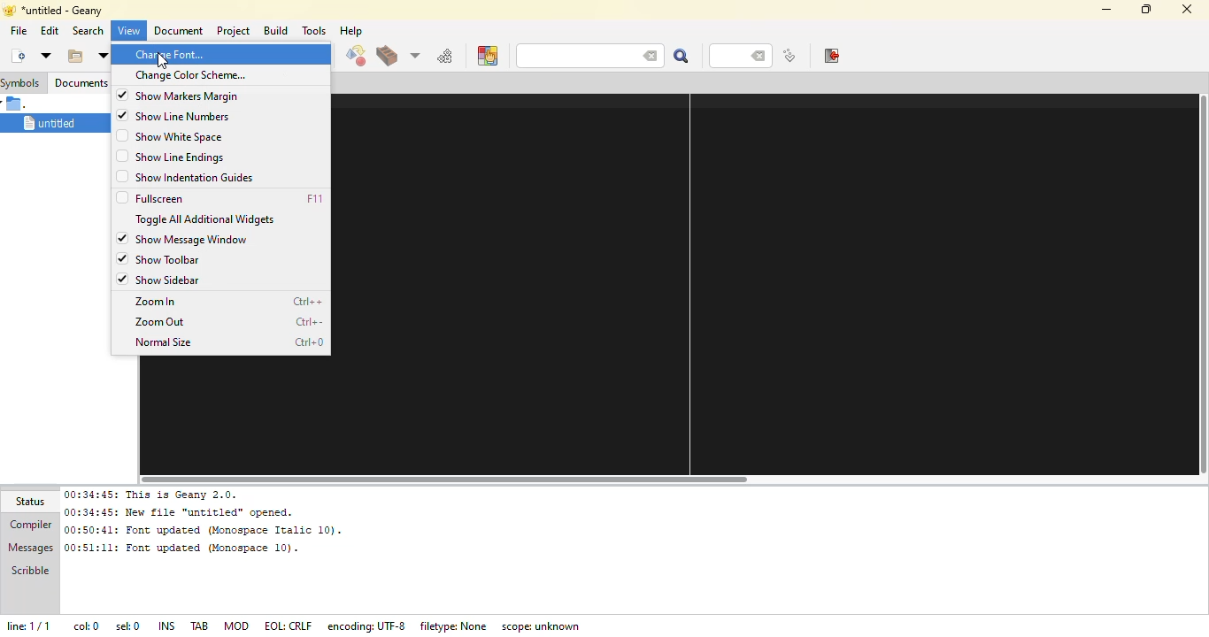 The height and width of the screenshot is (637, 1209). Describe the element at coordinates (18, 30) in the screenshot. I see `file` at that location.